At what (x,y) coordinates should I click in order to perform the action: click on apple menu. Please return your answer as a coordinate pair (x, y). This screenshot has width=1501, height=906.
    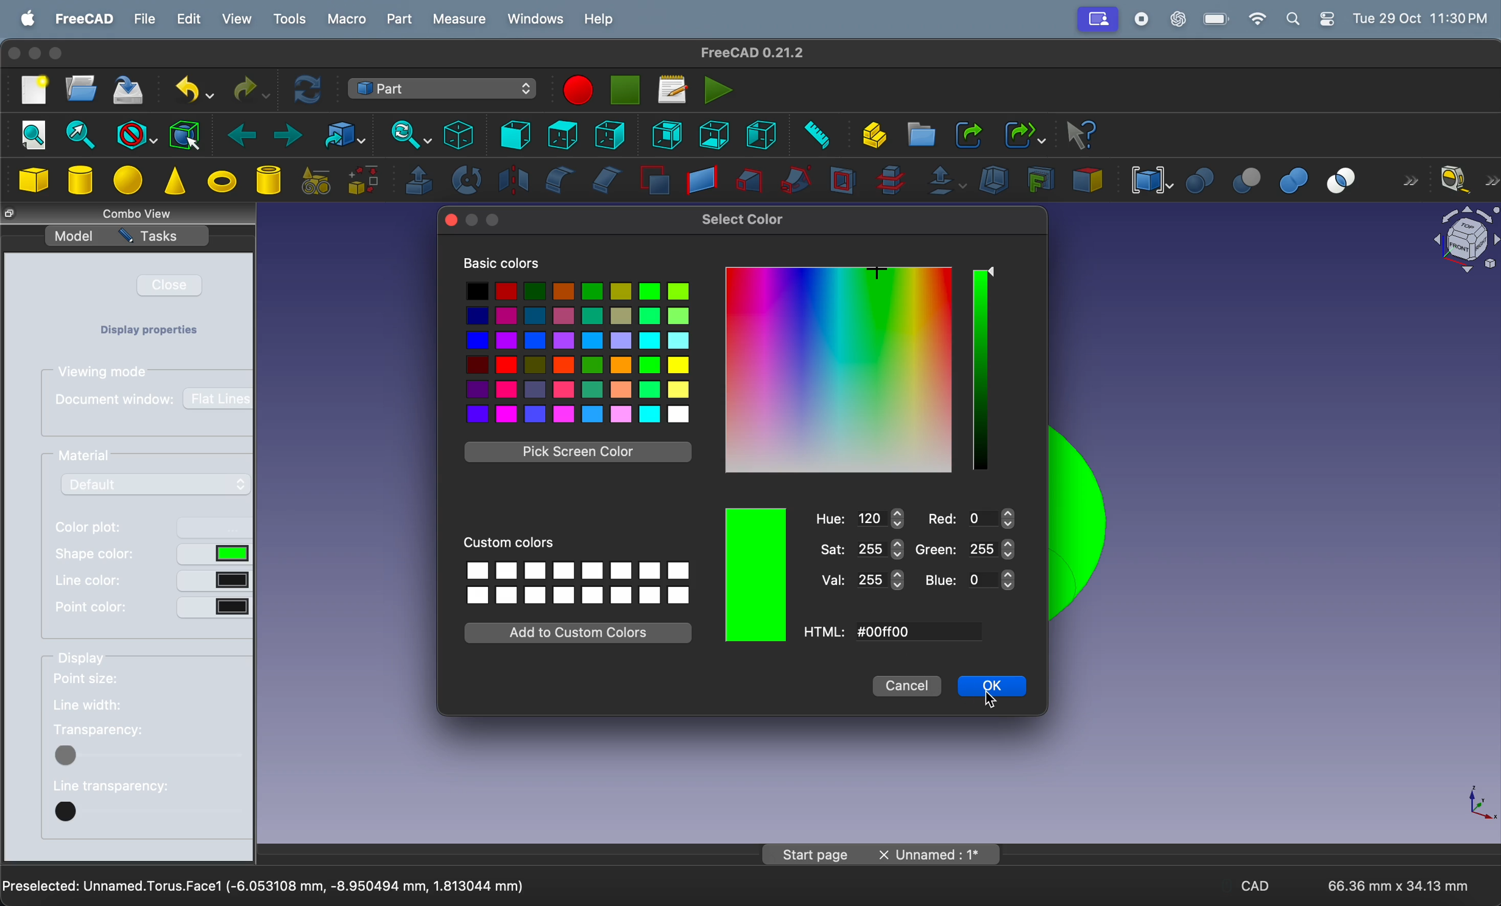
    Looking at the image, I should click on (24, 17).